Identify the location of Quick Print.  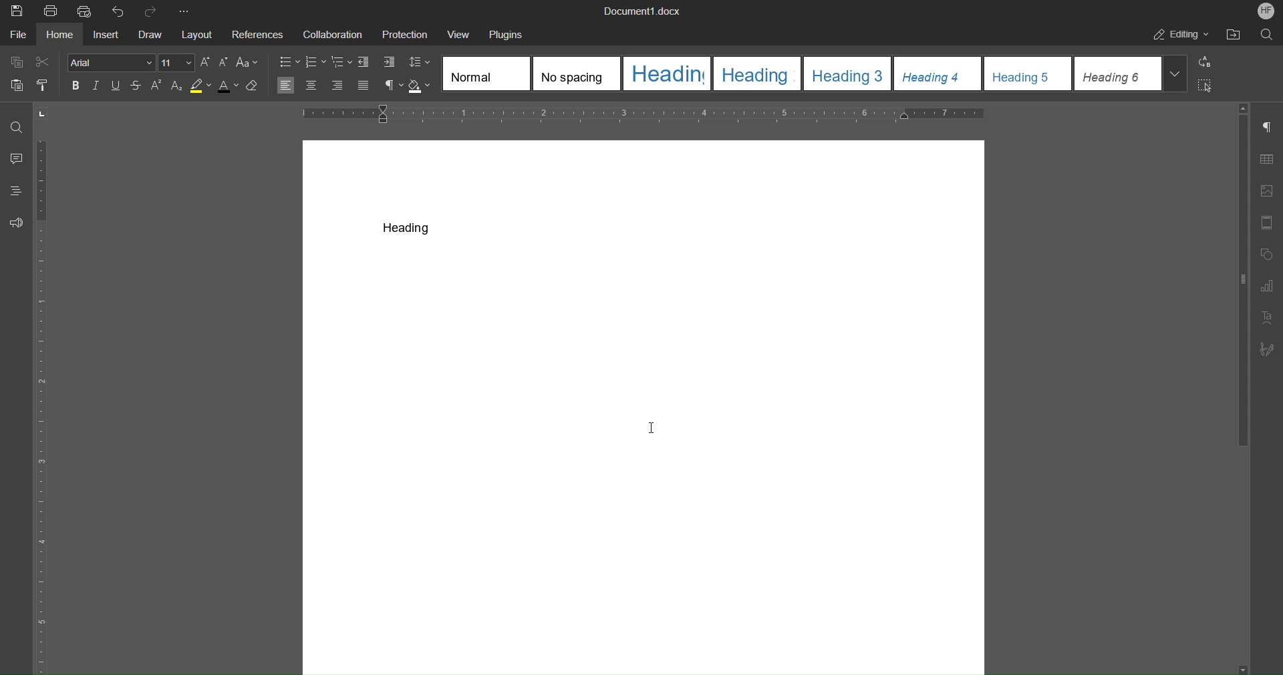
(88, 10).